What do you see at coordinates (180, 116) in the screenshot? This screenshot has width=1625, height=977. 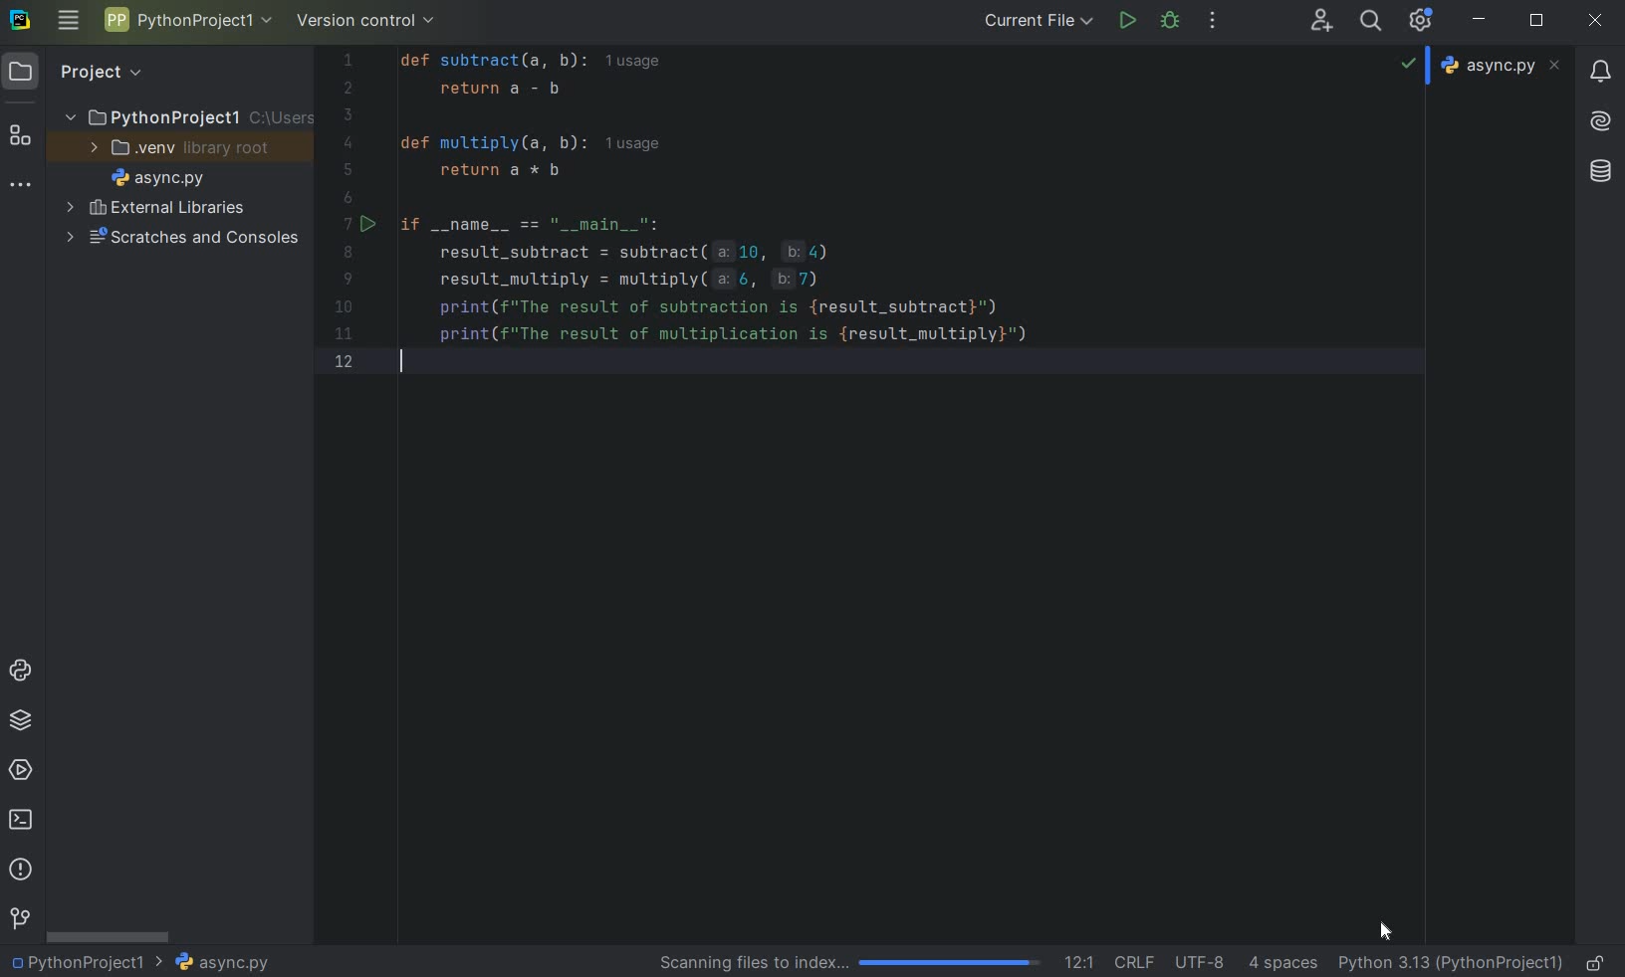 I see `project folder` at bounding box center [180, 116].